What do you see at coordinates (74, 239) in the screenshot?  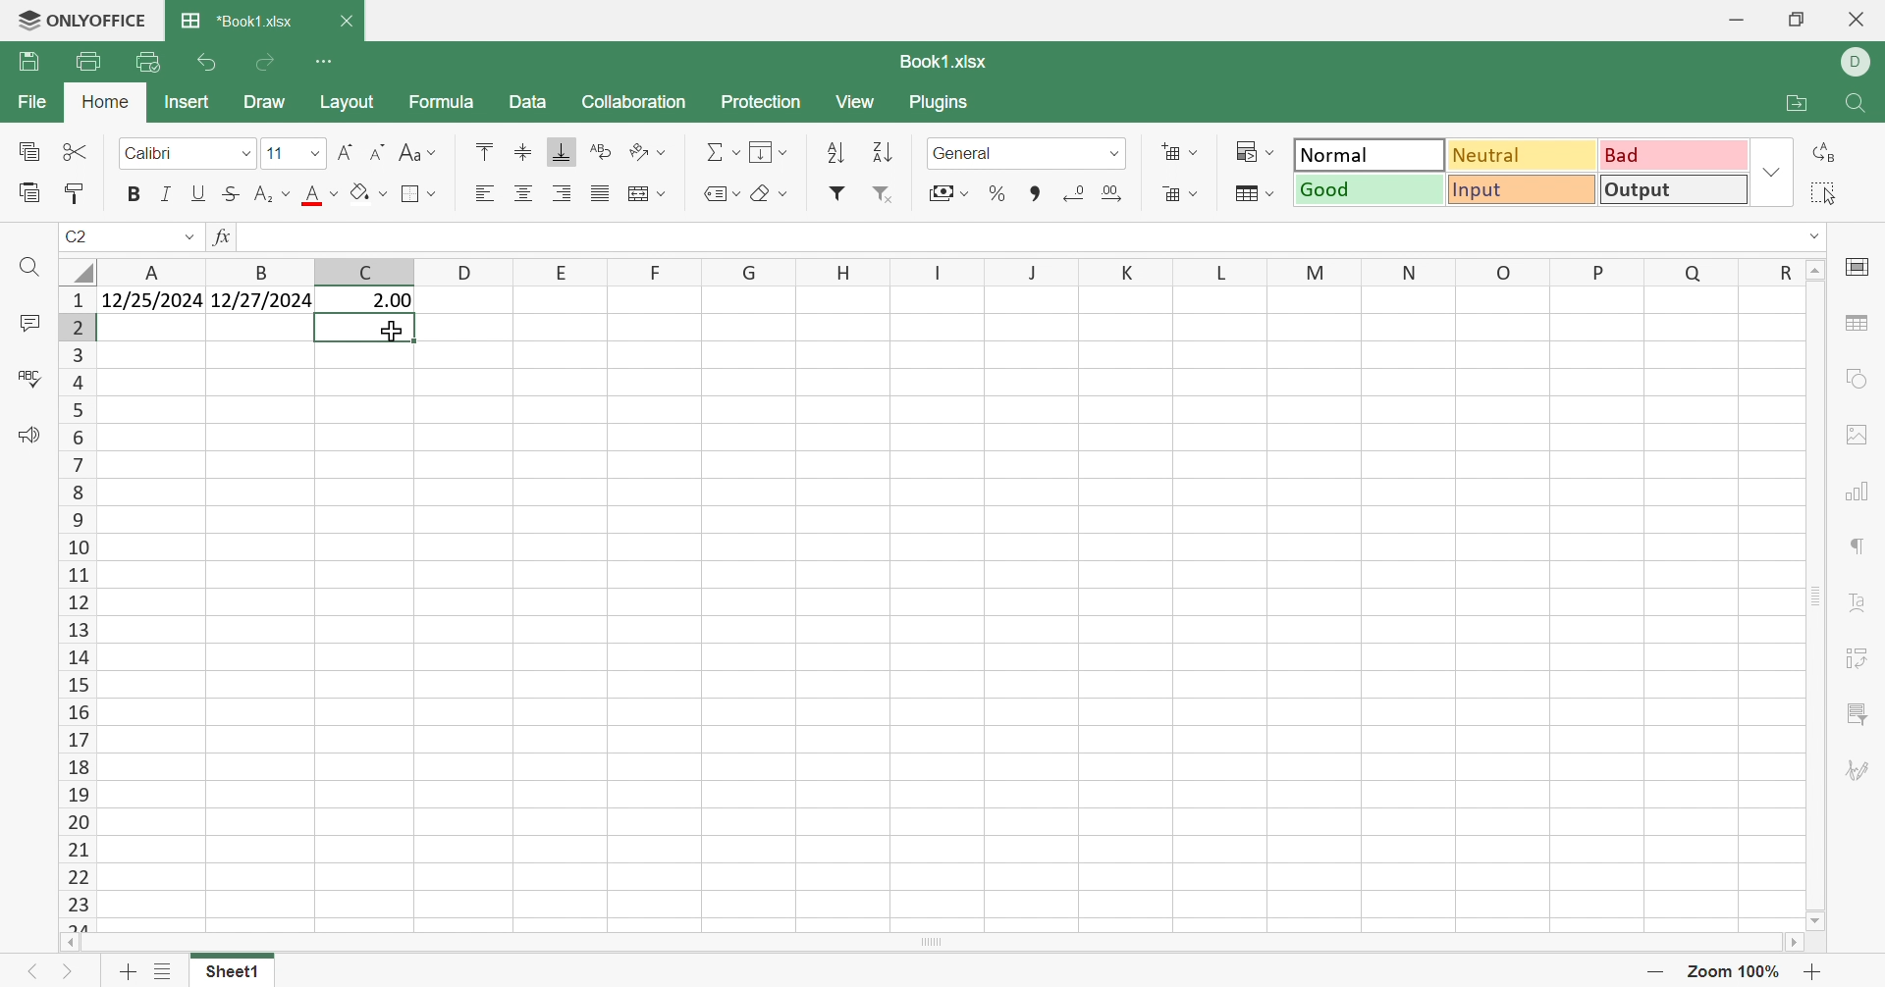 I see `C1` at bounding box center [74, 239].